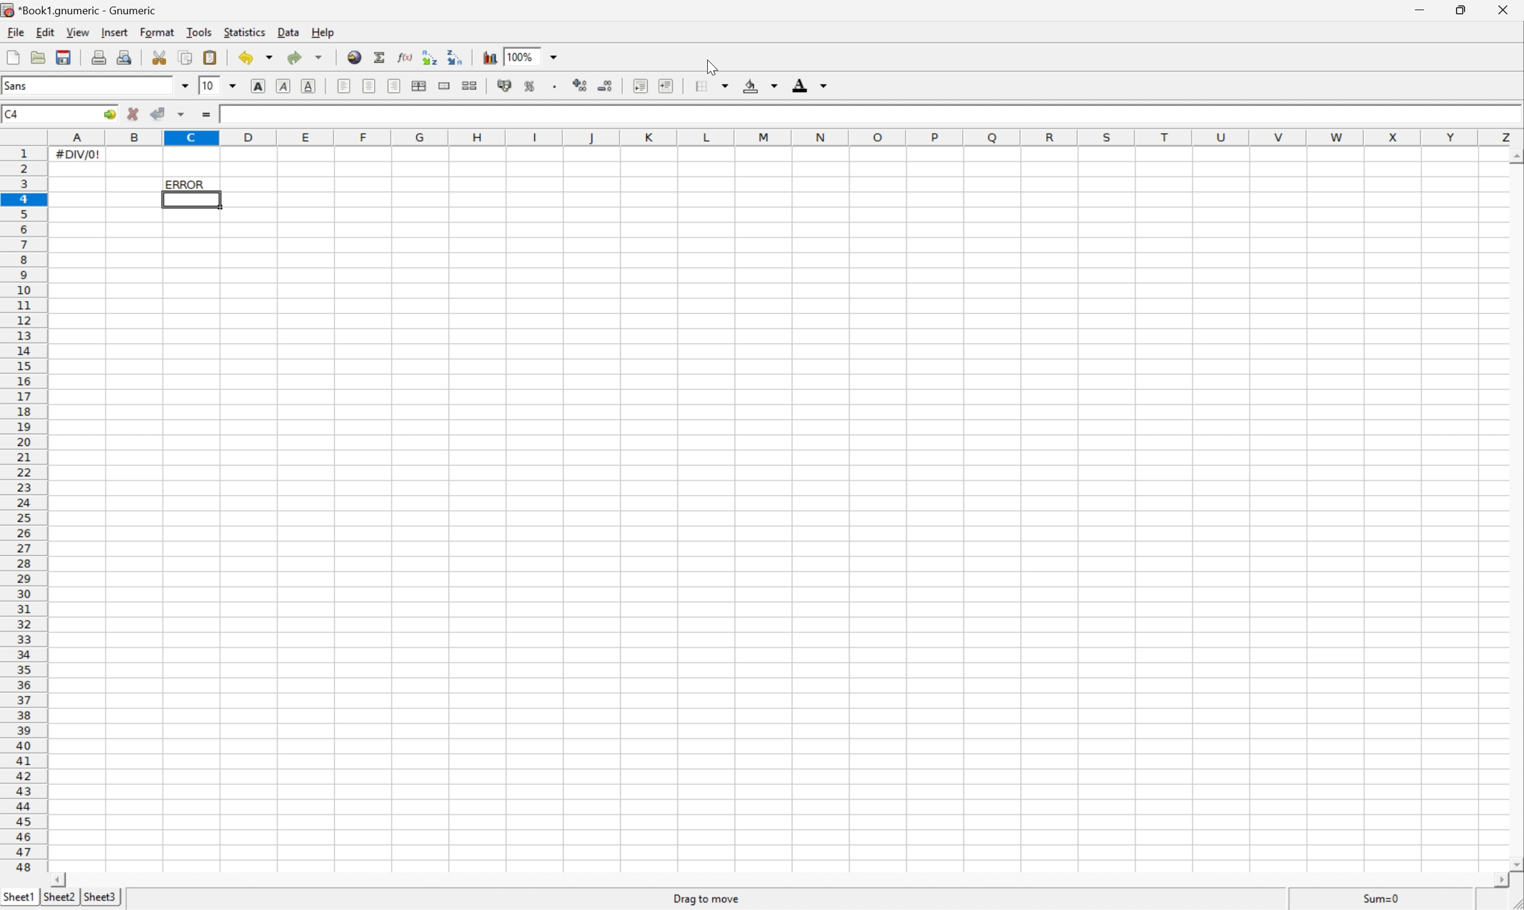 This screenshot has width=1524, height=910. I want to click on Sheet2, so click(59, 898).